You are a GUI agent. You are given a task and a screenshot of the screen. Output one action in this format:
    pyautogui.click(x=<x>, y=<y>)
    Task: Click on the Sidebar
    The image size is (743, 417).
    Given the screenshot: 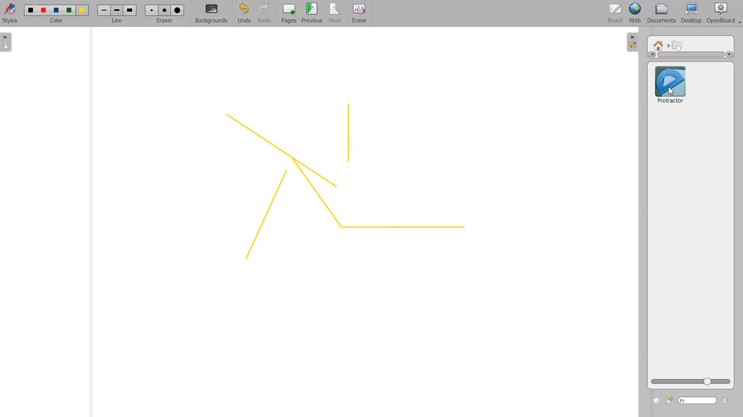 What is the action you would take?
    pyautogui.click(x=633, y=41)
    